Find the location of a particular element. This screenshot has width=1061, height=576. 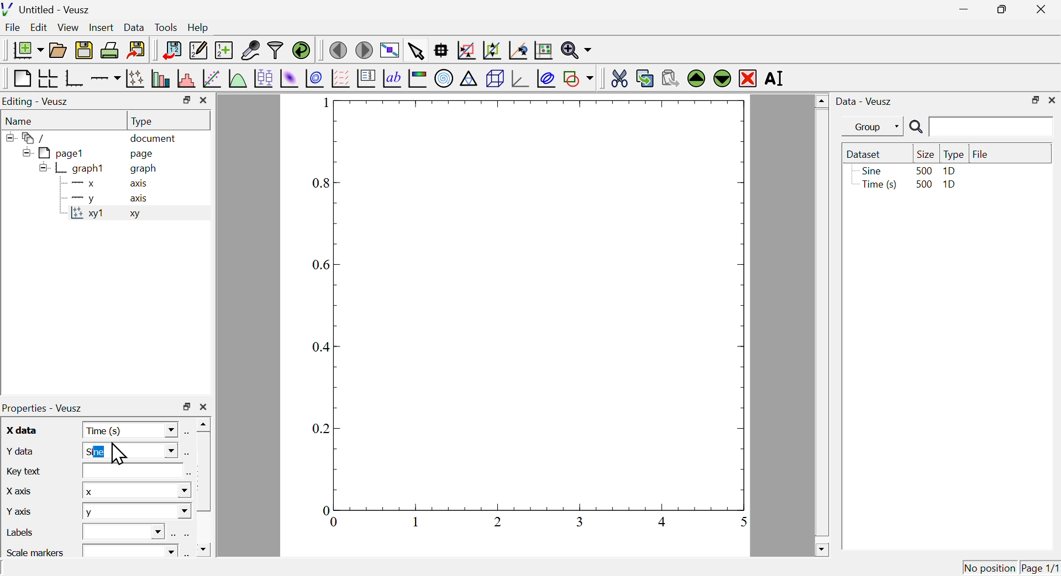

plot key is located at coordinates (366, 80).